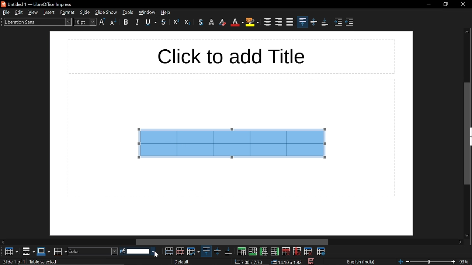 The height and width of the screenshot is (265, 472). Describe the element at coordinates (468, 235) in the screenshot. I see `move down` at that location.